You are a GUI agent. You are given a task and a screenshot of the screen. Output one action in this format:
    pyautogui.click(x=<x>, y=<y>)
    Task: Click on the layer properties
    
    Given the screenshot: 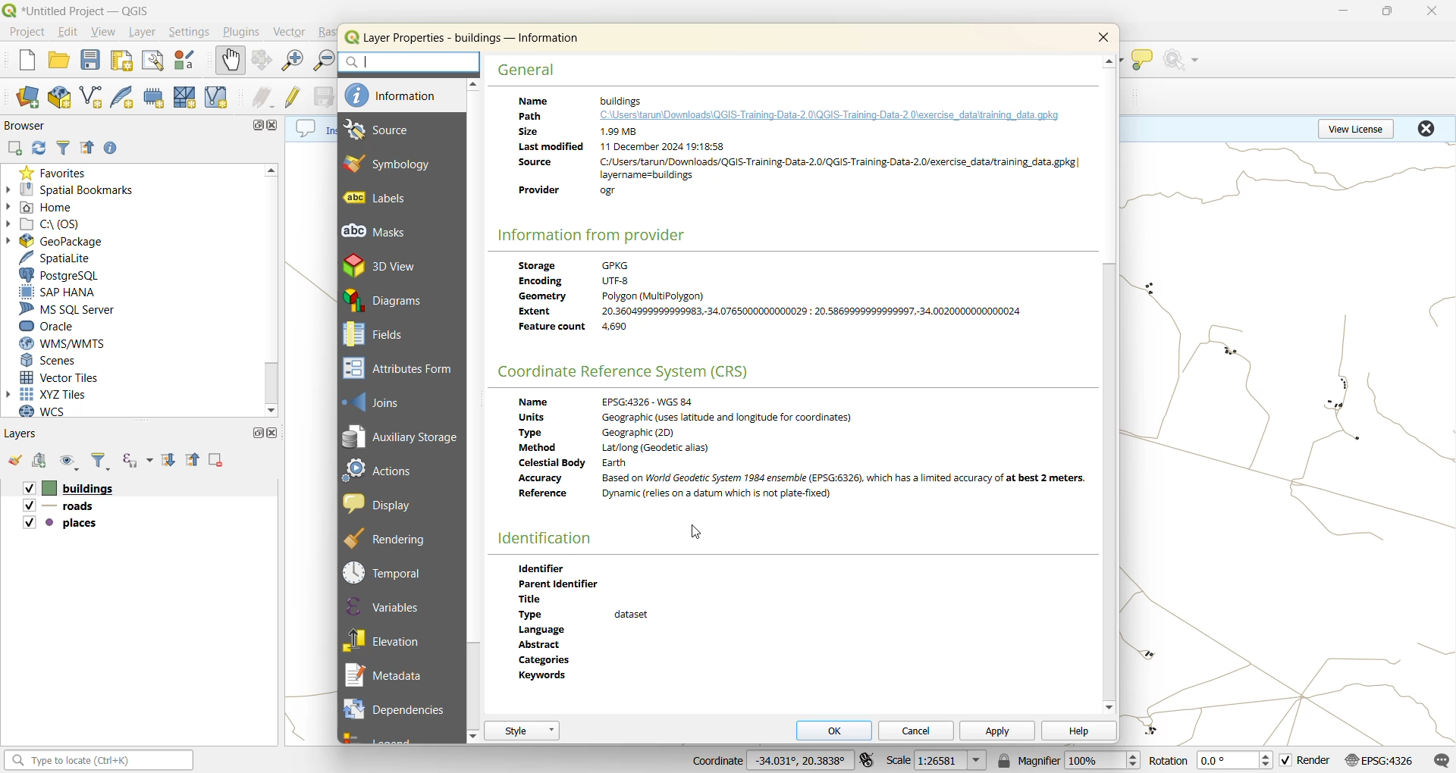 What is the action you would take?
    pyautogui.click(x=472, y=37)
    